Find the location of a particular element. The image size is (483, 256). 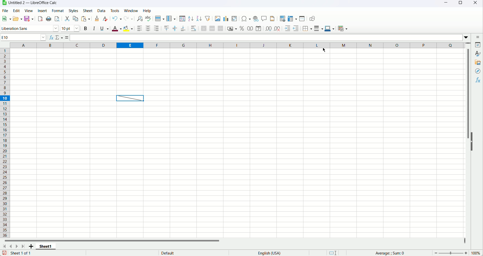

Font size is located at coordinates (71, 28).